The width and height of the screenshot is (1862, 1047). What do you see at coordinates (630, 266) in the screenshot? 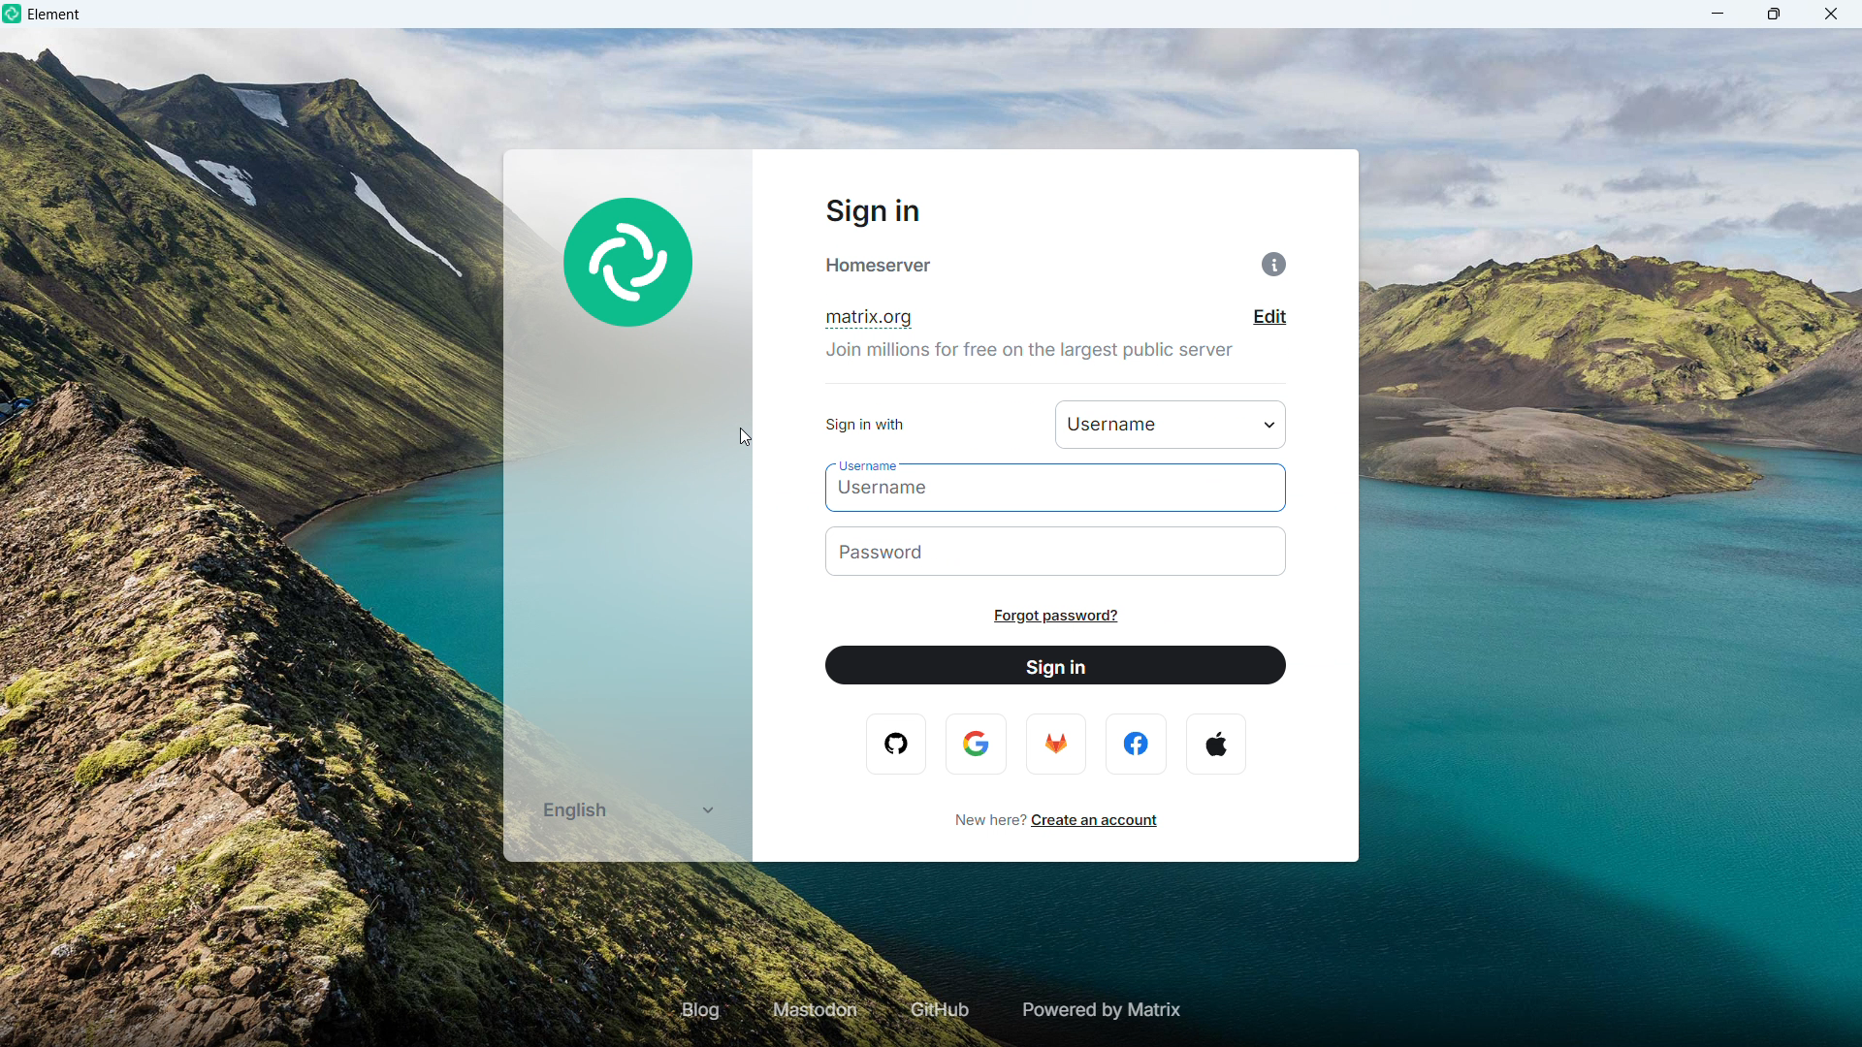
I see `element Logo ` at bounding box center [630, 266].